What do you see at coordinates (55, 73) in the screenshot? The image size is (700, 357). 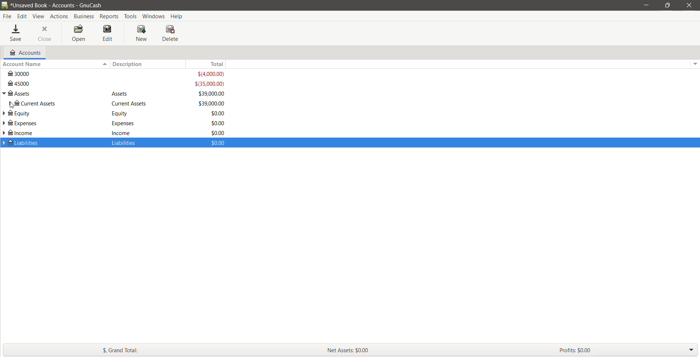 I see `3000` at bounding box center [55, 73].